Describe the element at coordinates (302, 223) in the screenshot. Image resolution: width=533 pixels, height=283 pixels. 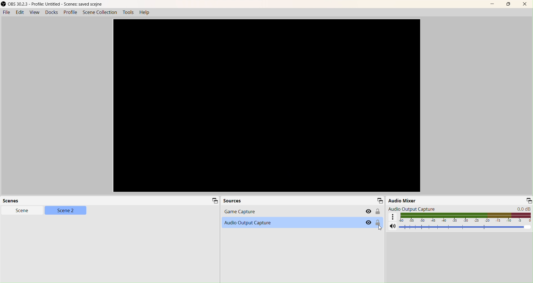
I see `Audio Output Capture` at that location.